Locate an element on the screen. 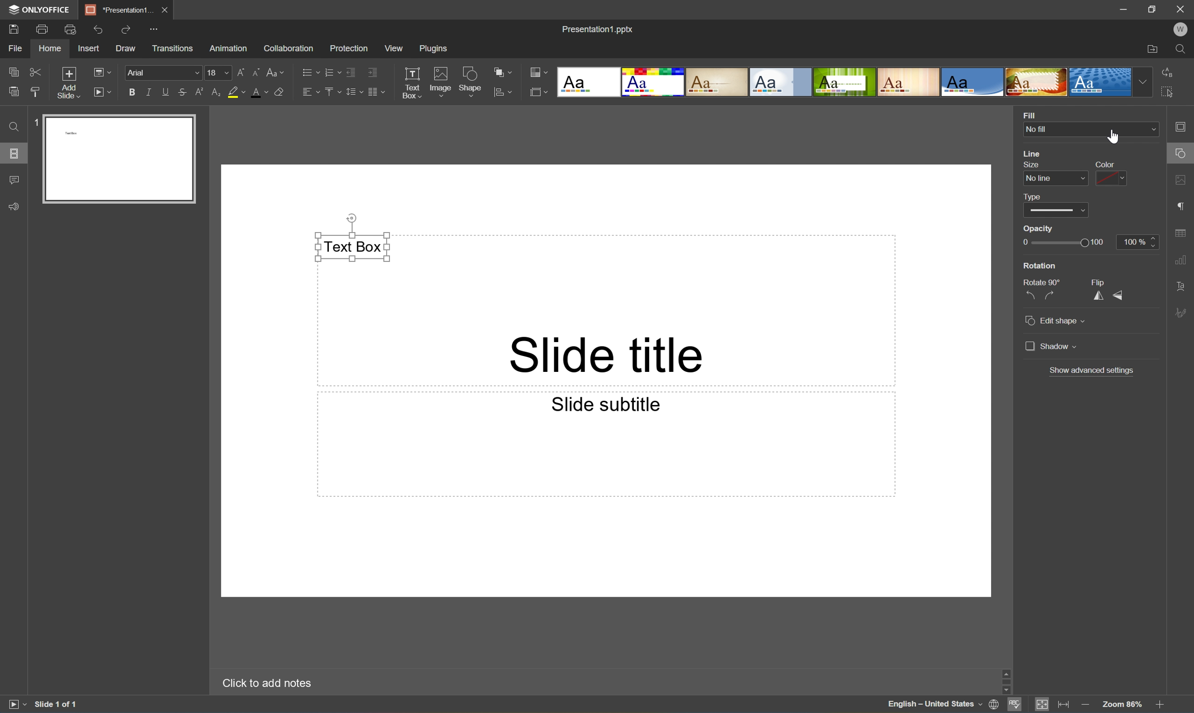 The width and height of the screenshot is (1194, 713). Line is located at coordinates (1035, 154).